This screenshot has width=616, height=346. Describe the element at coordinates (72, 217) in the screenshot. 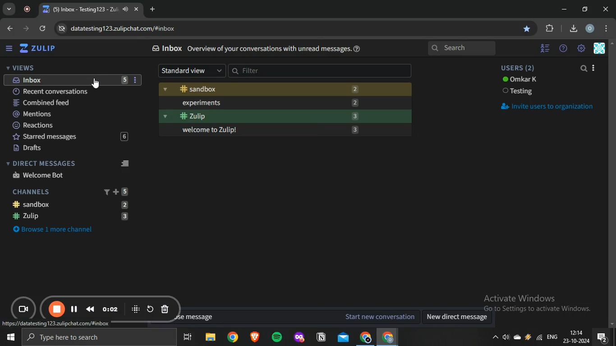

I see `zulip` at that location.